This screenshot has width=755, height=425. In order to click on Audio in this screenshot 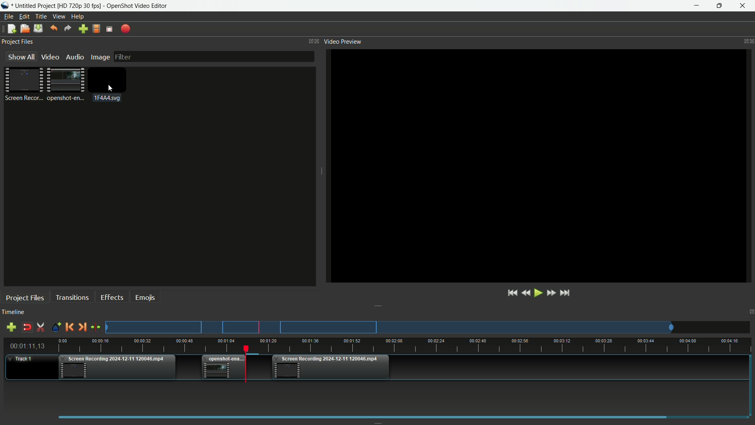, I will do `click(75, 57)`.